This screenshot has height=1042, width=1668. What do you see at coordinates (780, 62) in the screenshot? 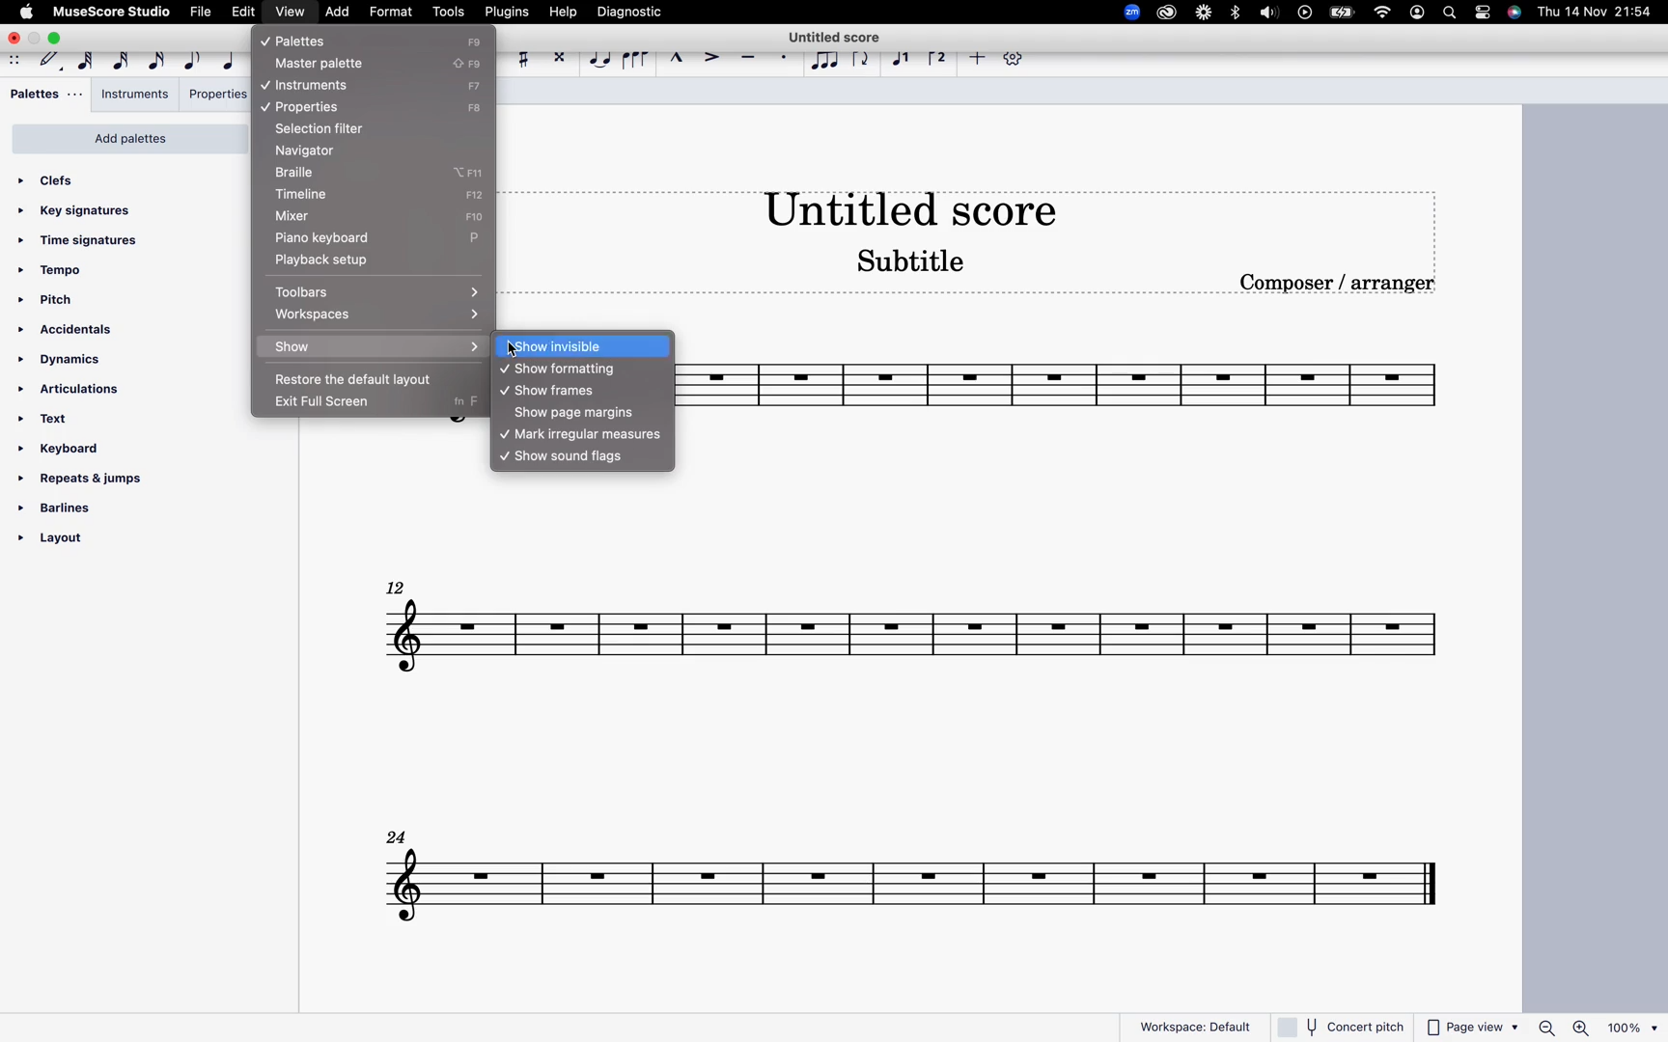
I see `staccato` at bounding box center [780, 62].